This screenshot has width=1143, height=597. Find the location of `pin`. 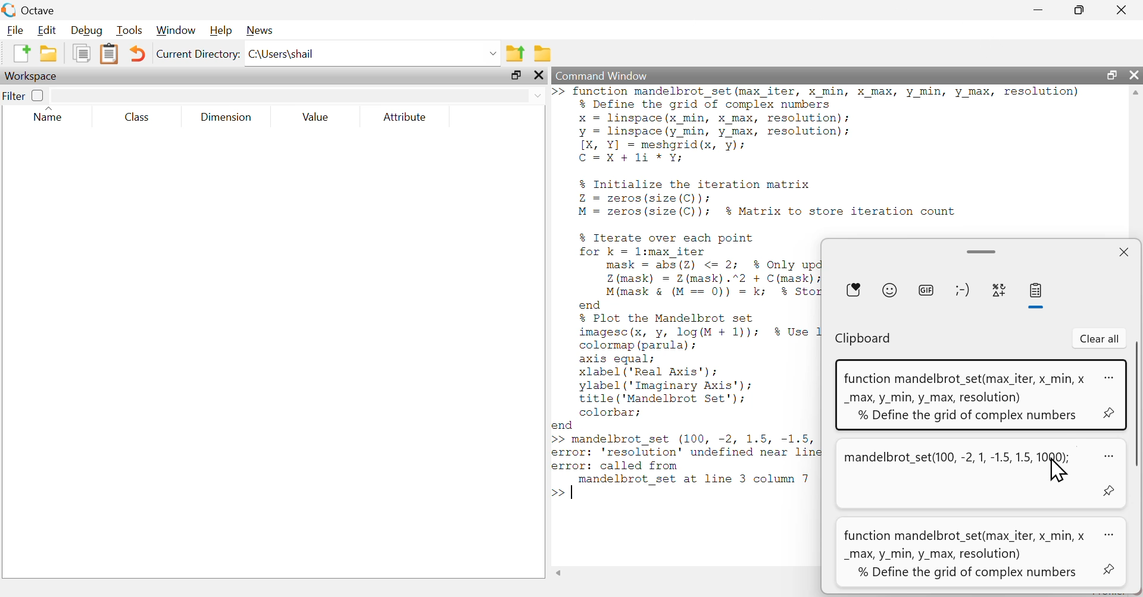

pin is located at coordinates (1108, 412).